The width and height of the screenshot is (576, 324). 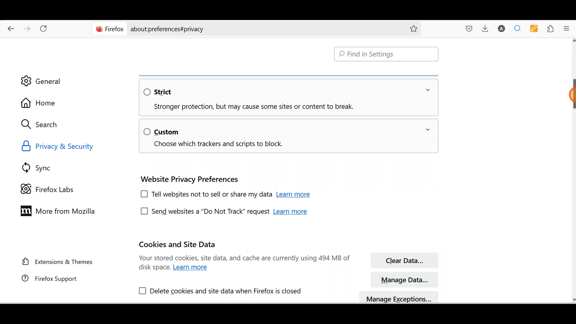 I want to click on Extensions, so click(x=551, y=29).